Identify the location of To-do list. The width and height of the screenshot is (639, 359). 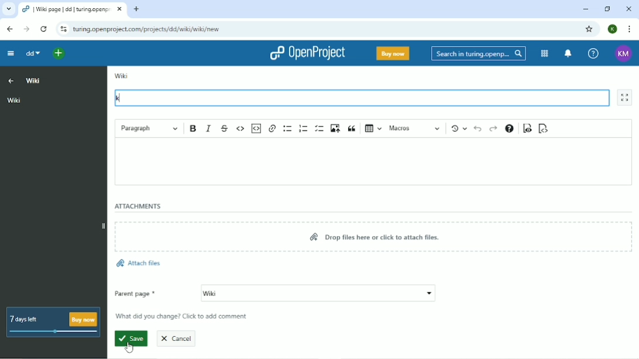
(319, 128).